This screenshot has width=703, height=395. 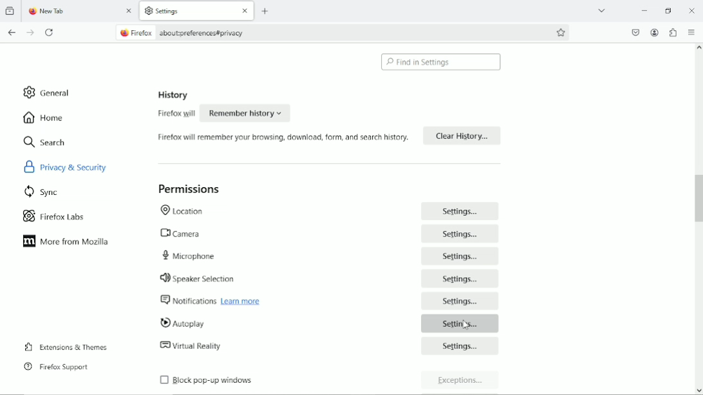 What do you see at coordinates (191, 189) in the screenshot?
I see `permissions` at bounding box center [191, 189].